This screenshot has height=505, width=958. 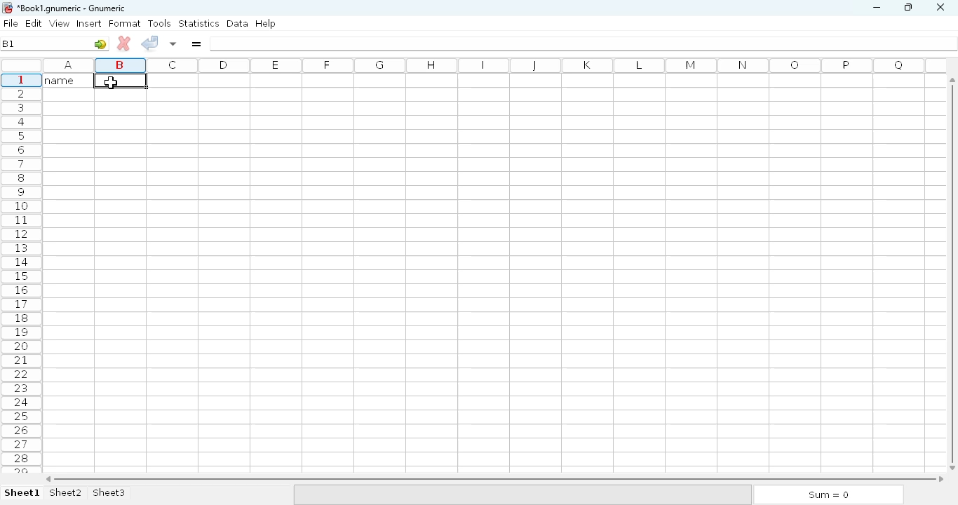 I want to click on close, so click(x=940, y=8).